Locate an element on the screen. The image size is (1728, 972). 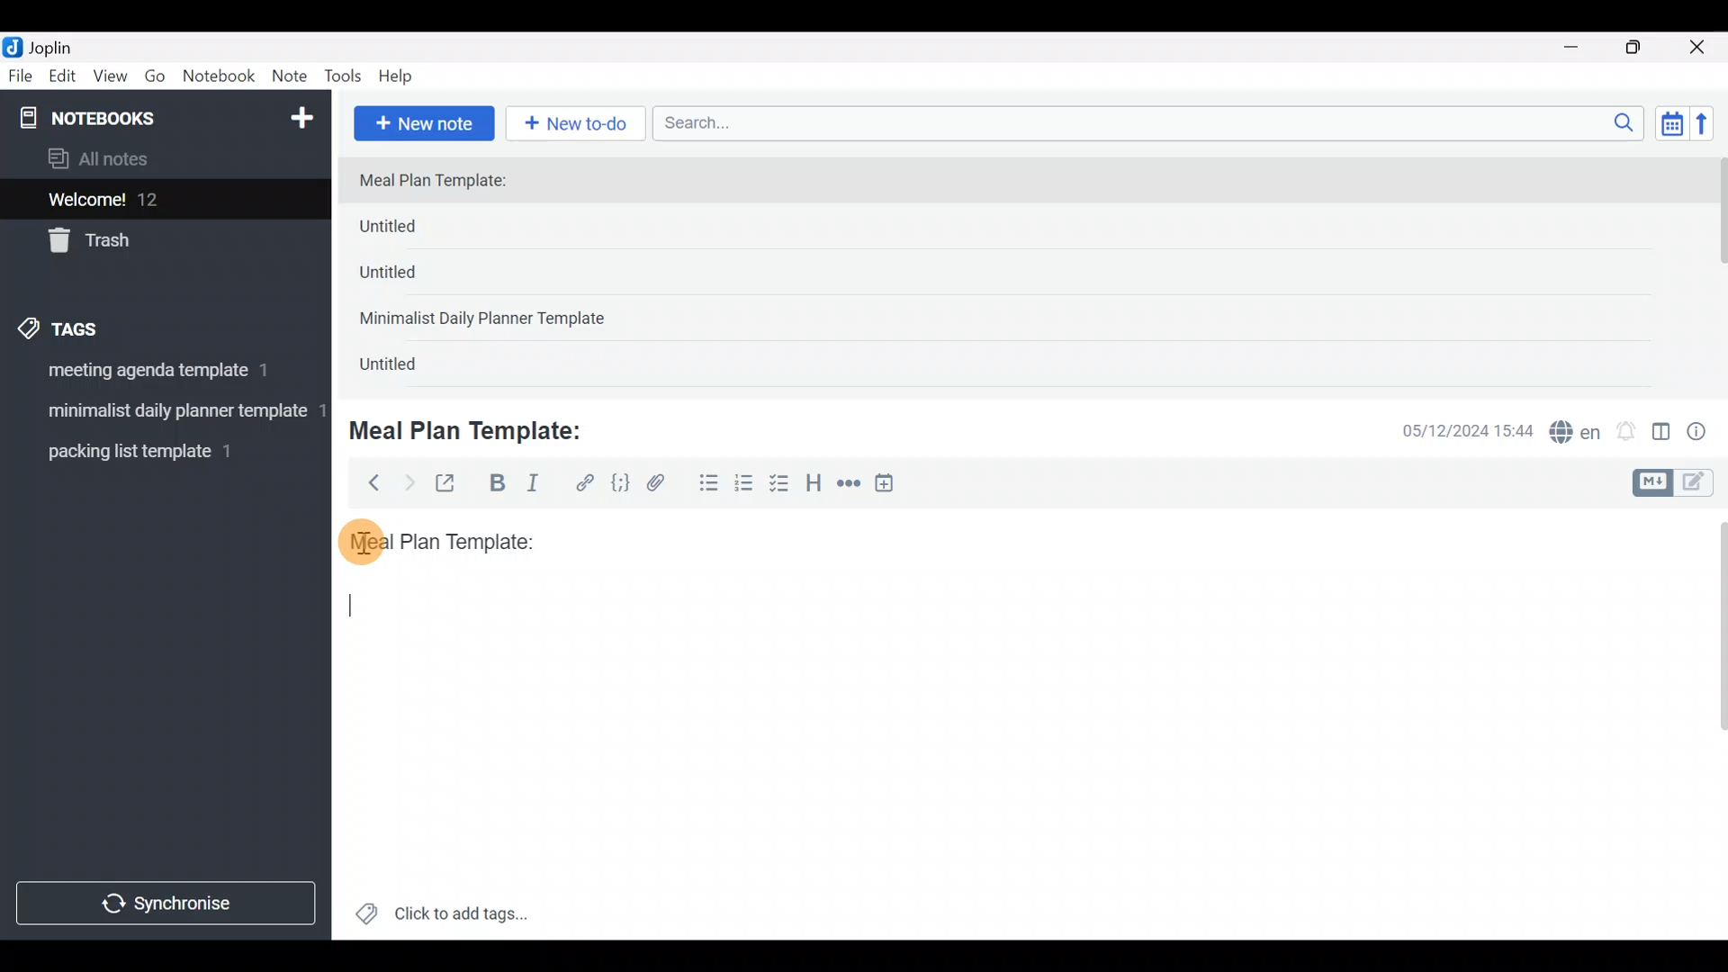
Toggle external editing is located at coordinates (452, 484).